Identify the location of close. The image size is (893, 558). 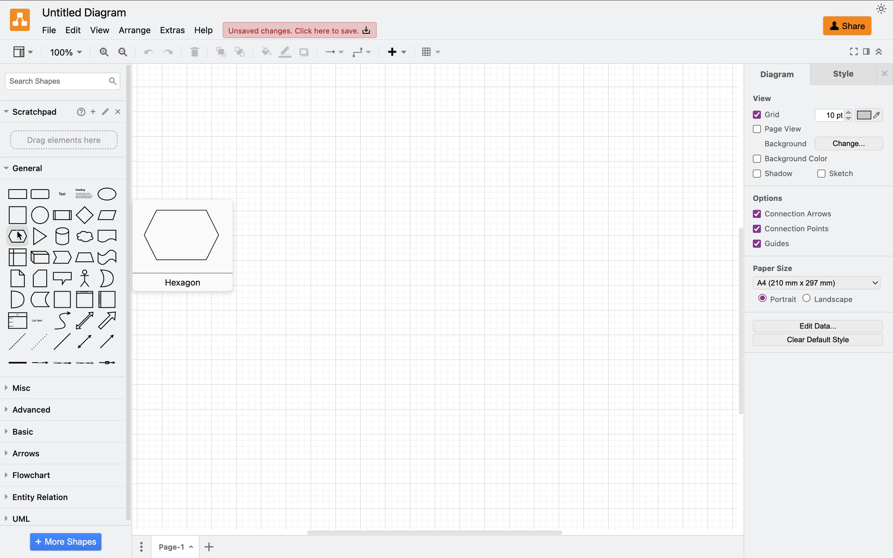
(880, 73).